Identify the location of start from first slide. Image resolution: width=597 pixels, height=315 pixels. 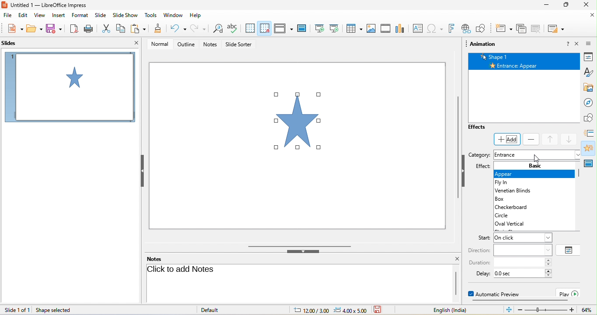
(318, 28).